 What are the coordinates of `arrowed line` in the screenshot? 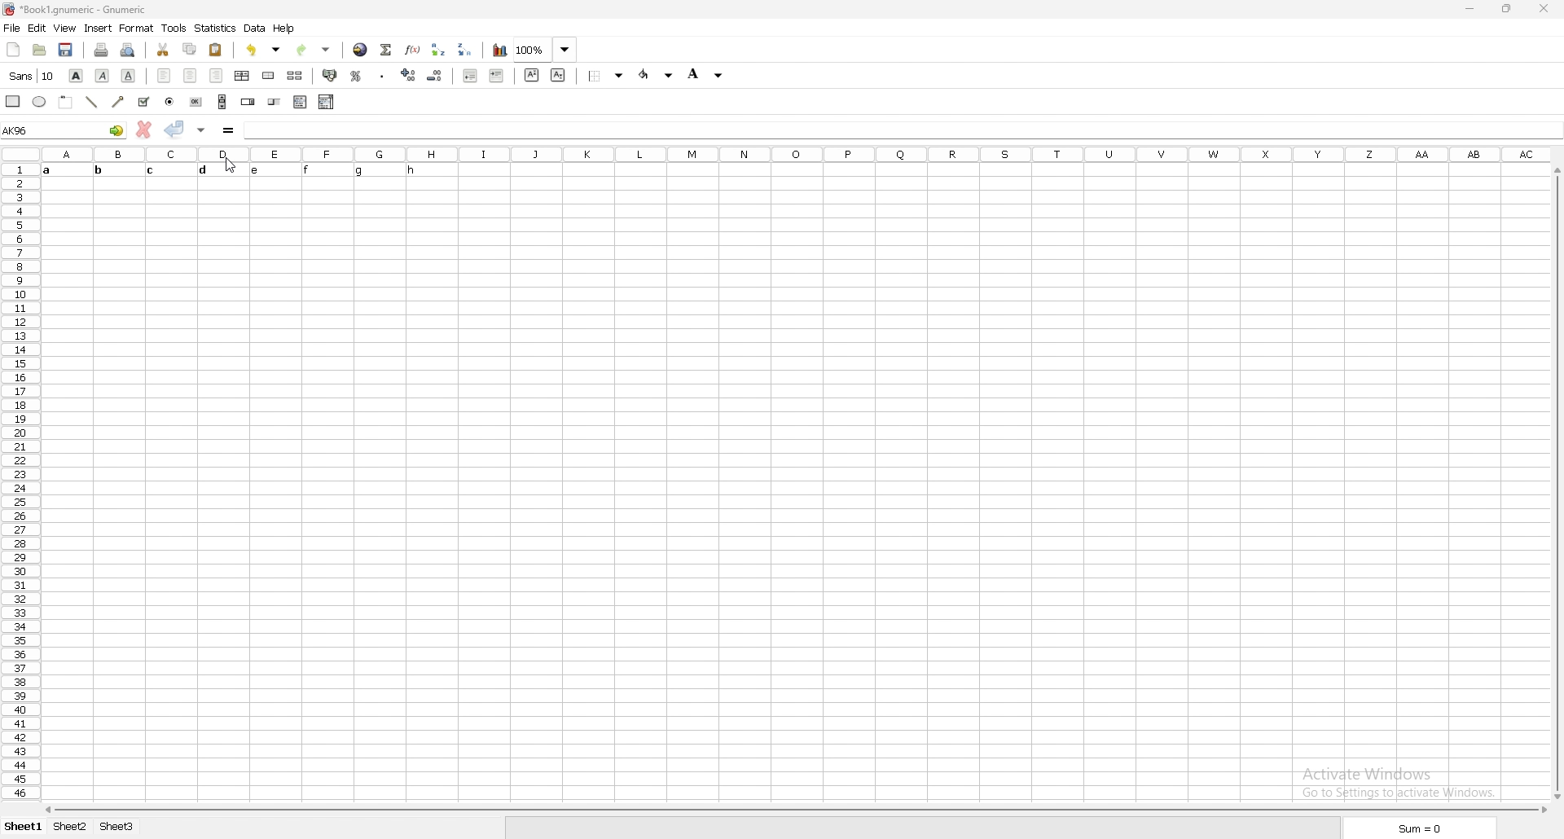 It's located at (118, 103).